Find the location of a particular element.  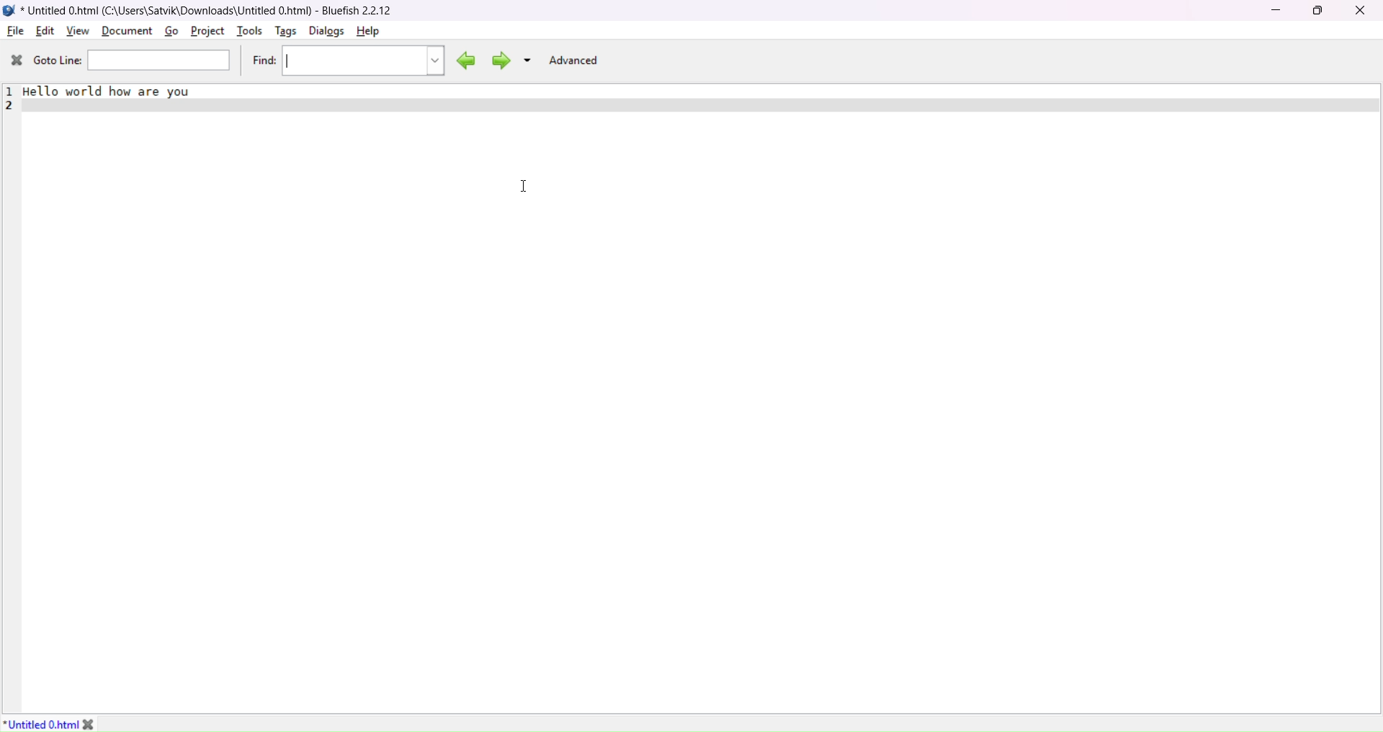

minimize is located at coordinates (1274, 11).